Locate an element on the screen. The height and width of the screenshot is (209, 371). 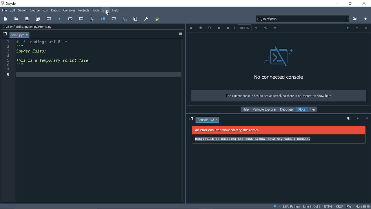
Locations options is located at coordinates (348, 19).